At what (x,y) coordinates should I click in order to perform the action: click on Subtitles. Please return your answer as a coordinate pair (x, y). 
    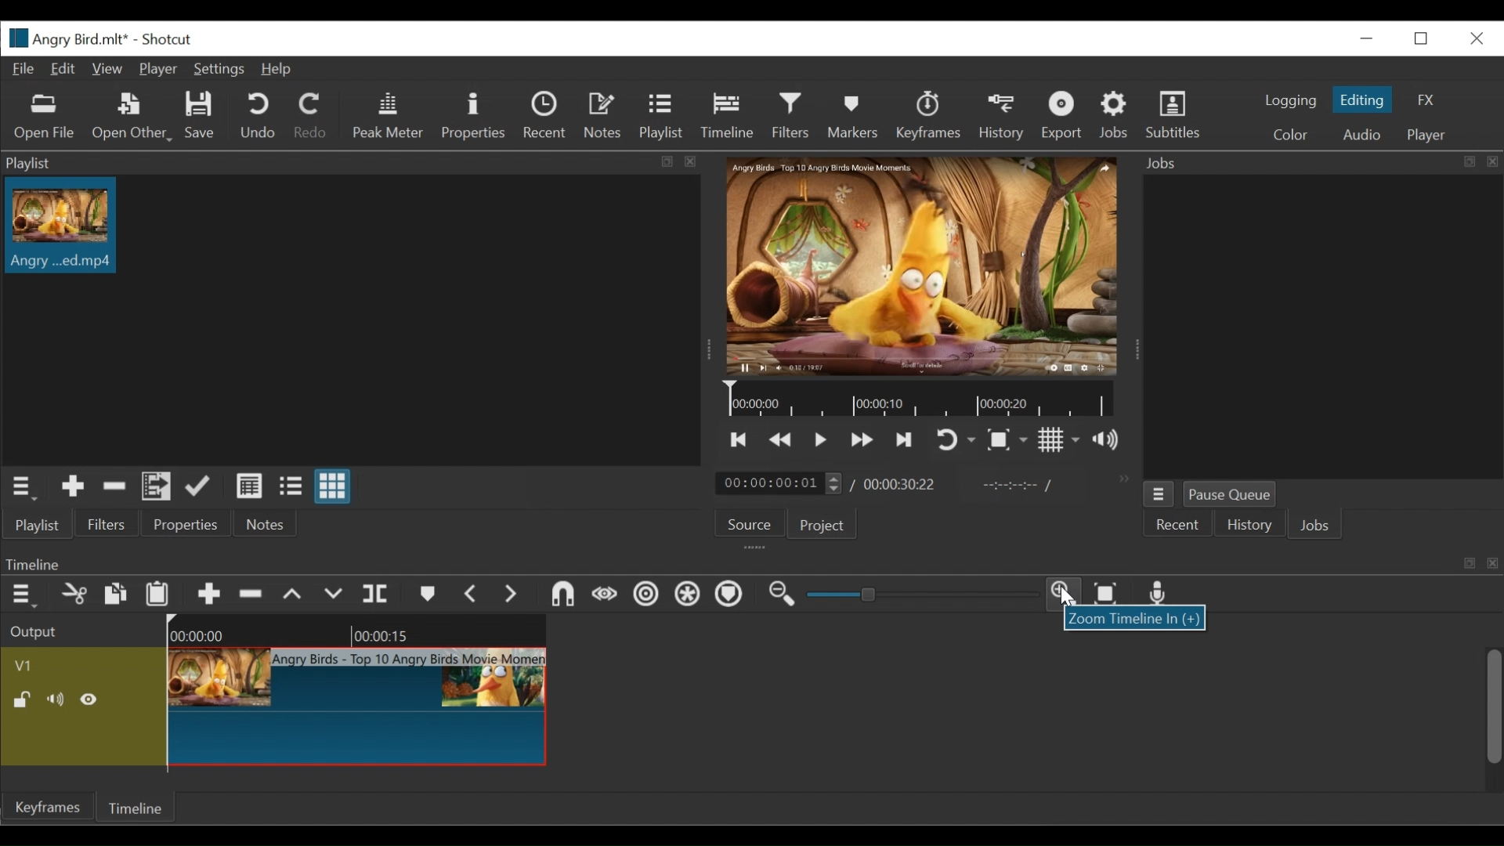
    Looking at the image, I should click on (1177, 117).